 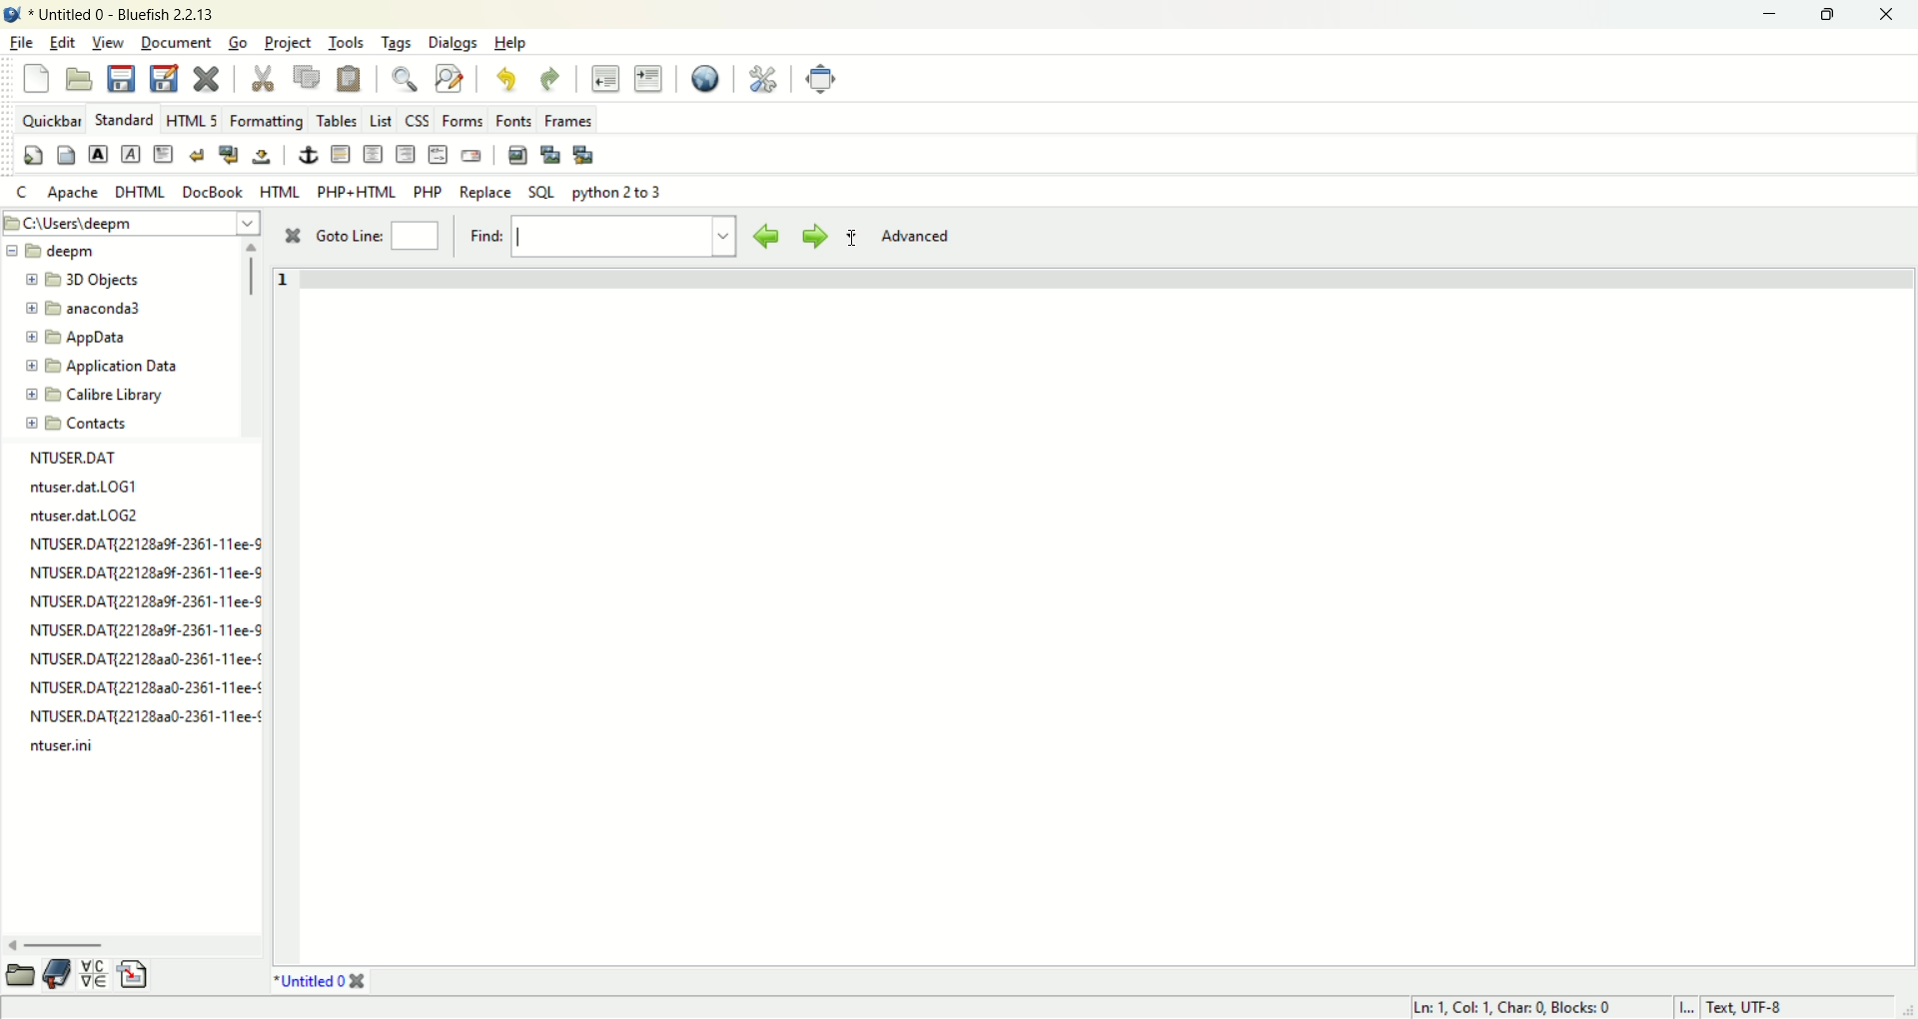 What do you see at coordinates (417, 119) in the screenshot?
I see `CSS` at bounding box center [417, 119].